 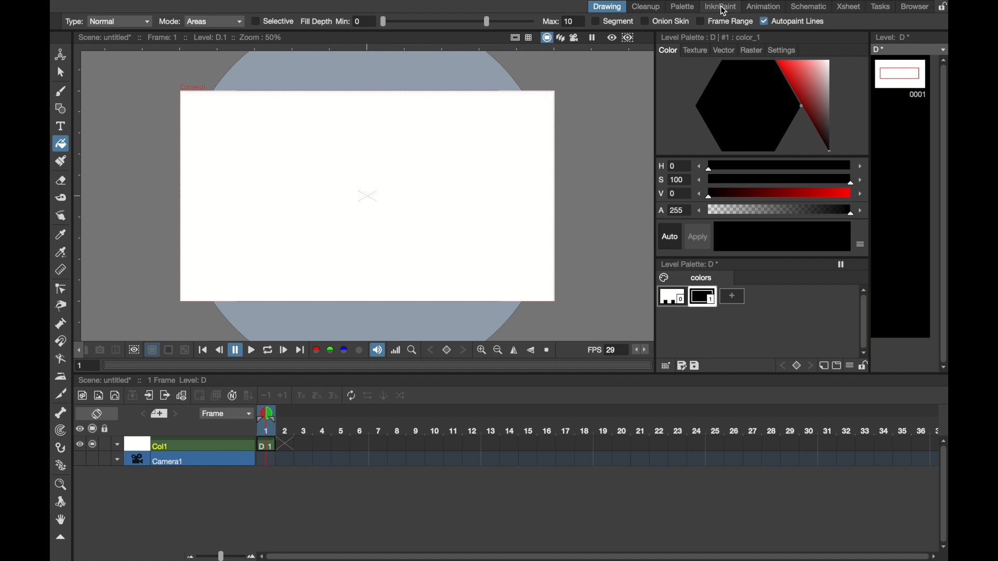 I want to click on zoom in, so click(x=482, y=351).